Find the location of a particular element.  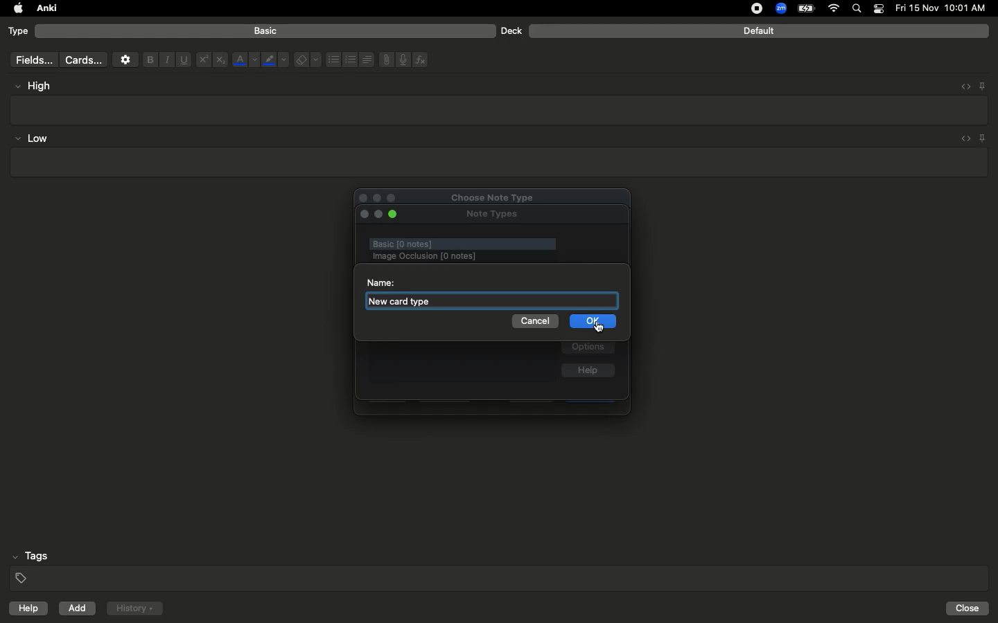

Bold is located at coordinates (149, 59).